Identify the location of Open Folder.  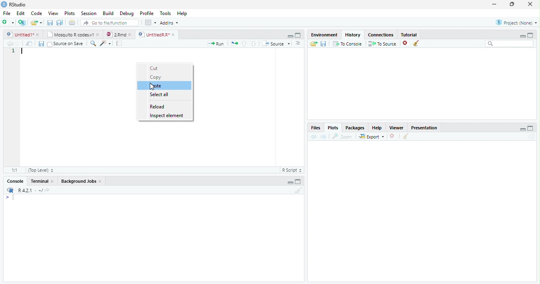
(313, 44).